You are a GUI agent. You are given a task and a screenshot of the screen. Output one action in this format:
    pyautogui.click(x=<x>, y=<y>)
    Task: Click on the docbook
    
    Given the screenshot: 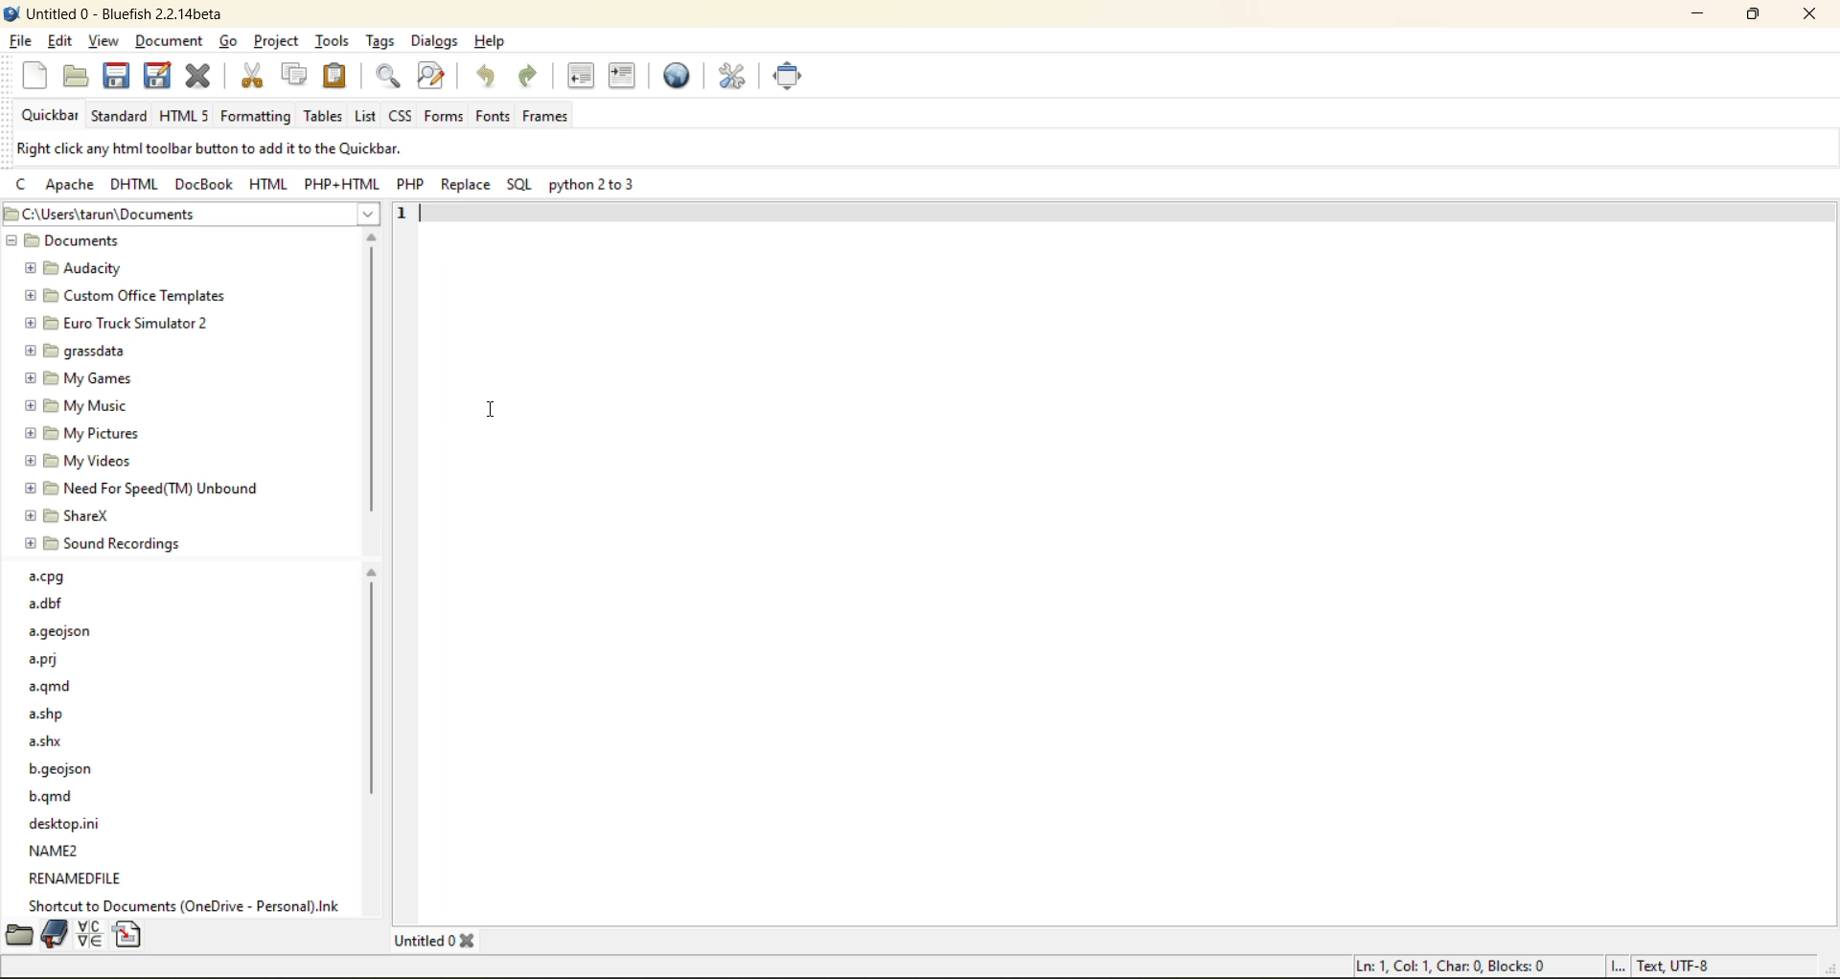 What is the action you would take?
    pyautogui.click(x=207, y=183)
    